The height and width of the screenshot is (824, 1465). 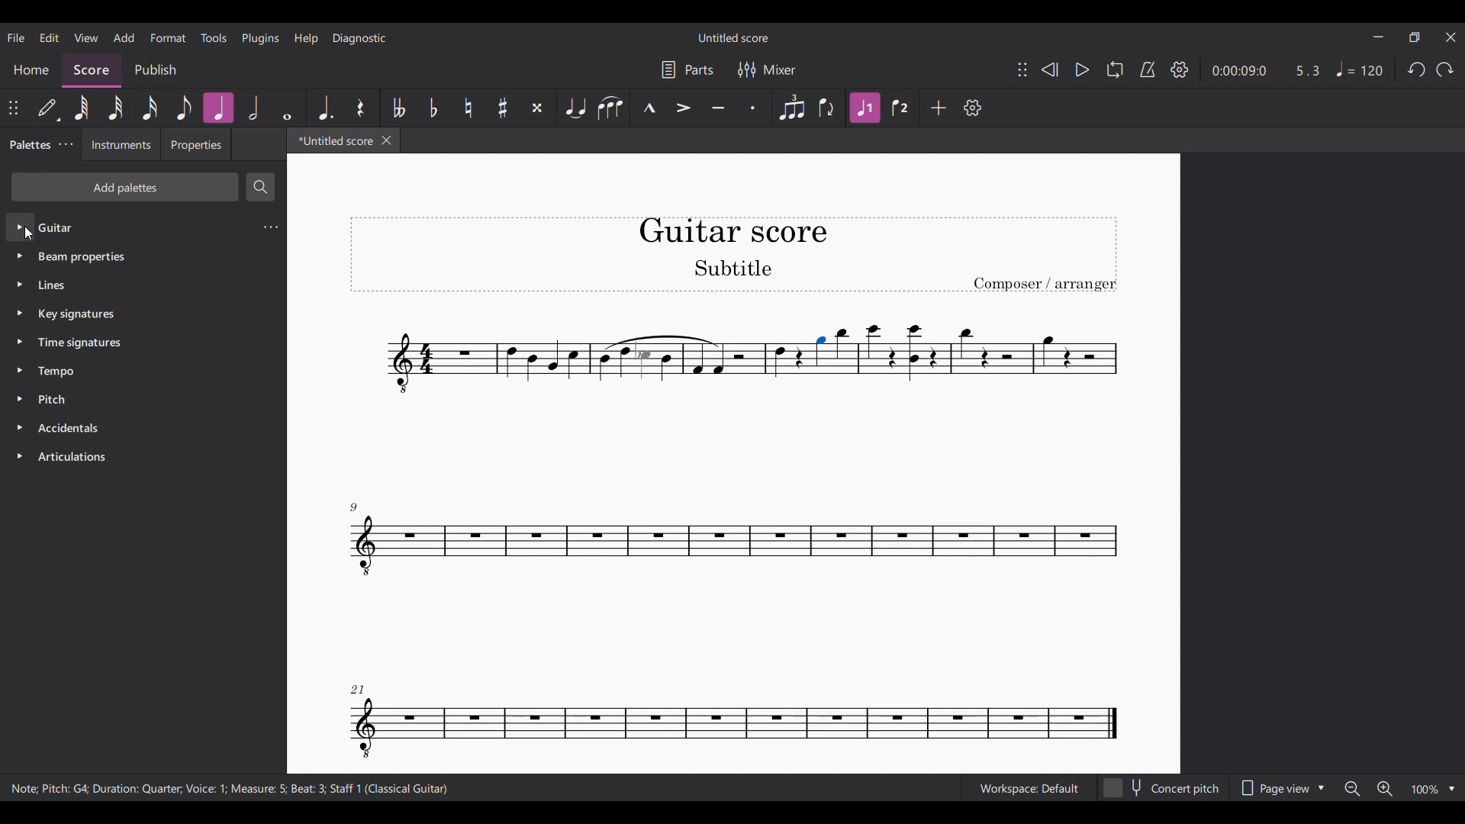 I want to click on Properties tab, so click(x=196, y=143).